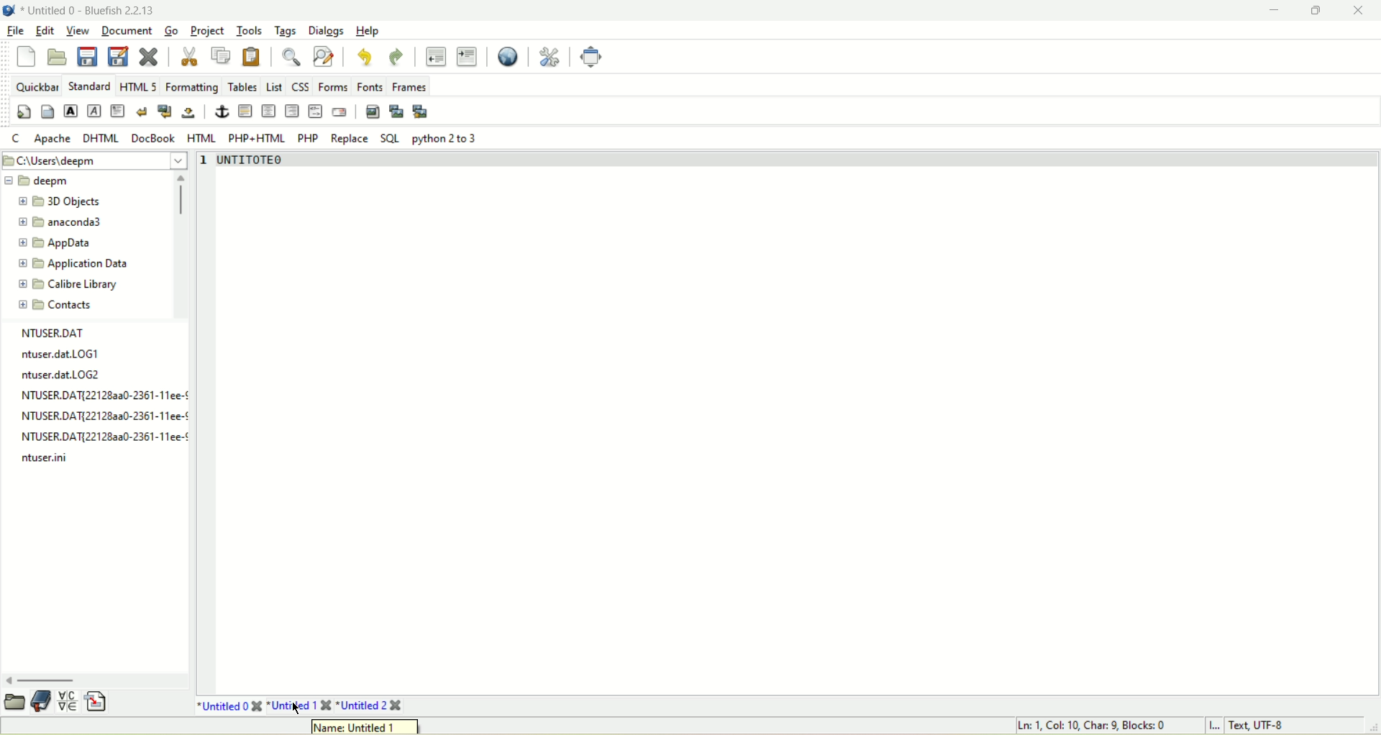 Image resolution: width=1381 pixels, height=735 pixels. I want to click on ntuser. dat LOG, so click(60, 354).